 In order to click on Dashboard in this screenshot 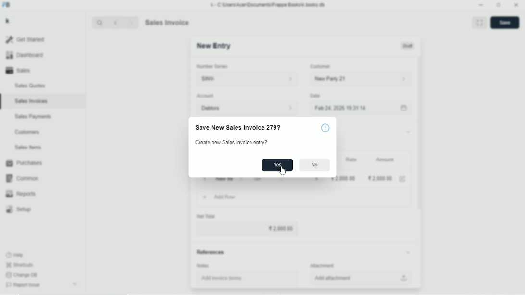, I will do `click(25, 55)`.